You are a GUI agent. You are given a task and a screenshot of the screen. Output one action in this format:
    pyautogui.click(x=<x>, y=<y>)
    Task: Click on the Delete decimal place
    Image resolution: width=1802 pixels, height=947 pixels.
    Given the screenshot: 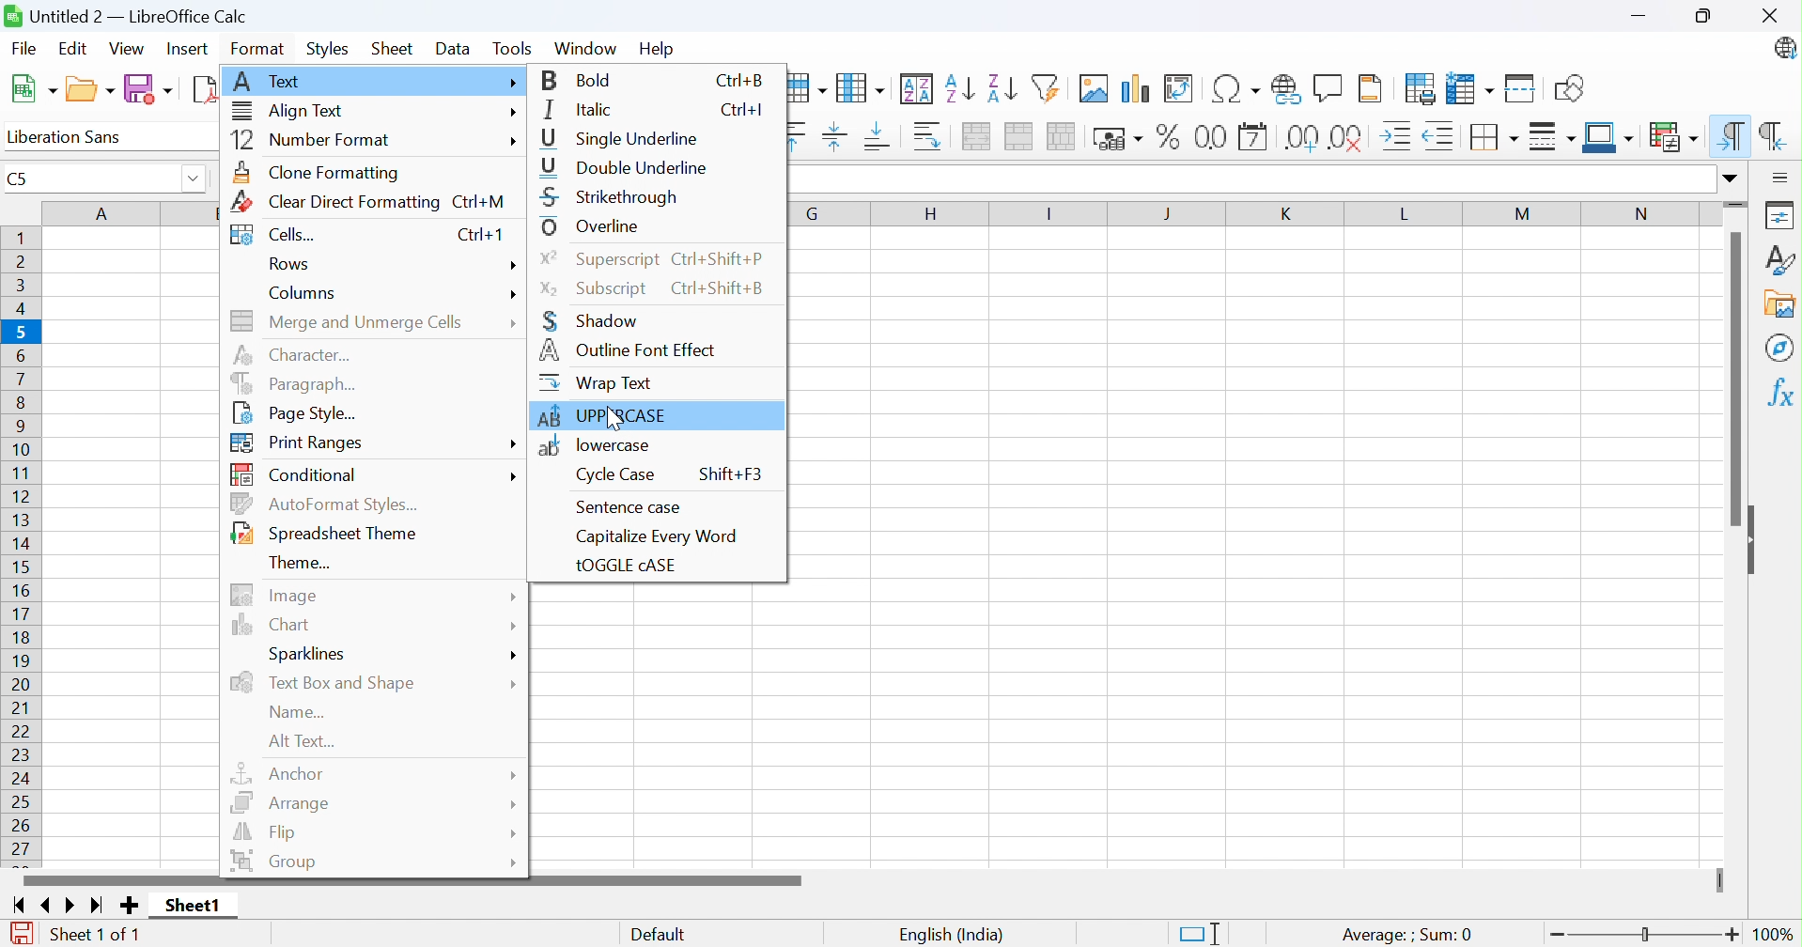 What is the action you would take?
    pyautogui.click(x=1348, y=140)
    